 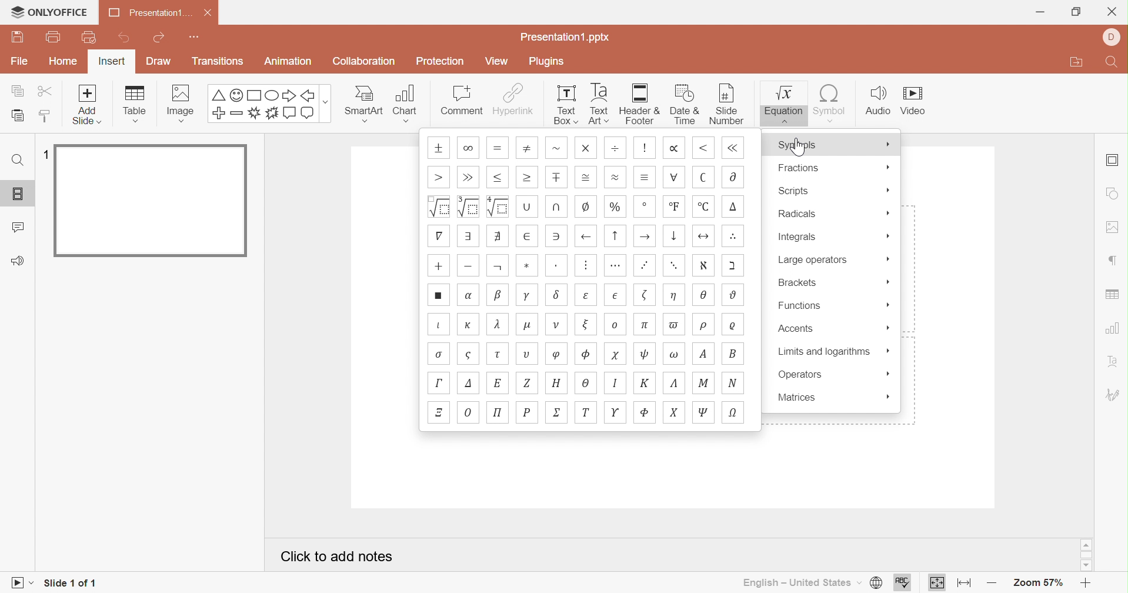 I want to click on Quick print, so click(x=91, y=38).